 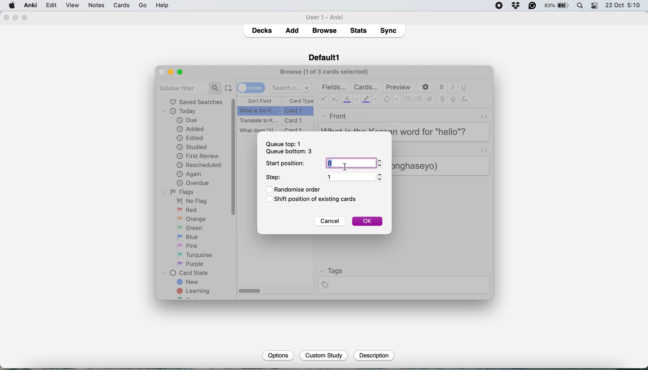 I want to click on search bar, so click(x=291, y=87).